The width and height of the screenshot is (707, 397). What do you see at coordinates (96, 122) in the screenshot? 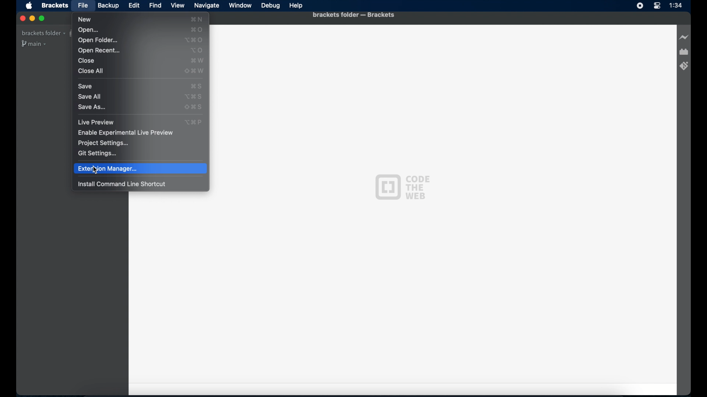
I see `live preview` at bounding box center [96, 122].